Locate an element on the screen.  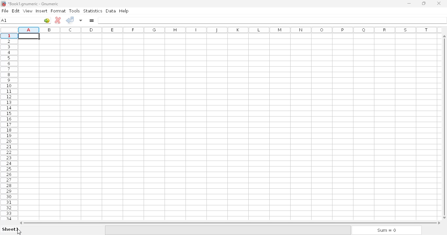
enter formula is located at coordinates (92, 21).